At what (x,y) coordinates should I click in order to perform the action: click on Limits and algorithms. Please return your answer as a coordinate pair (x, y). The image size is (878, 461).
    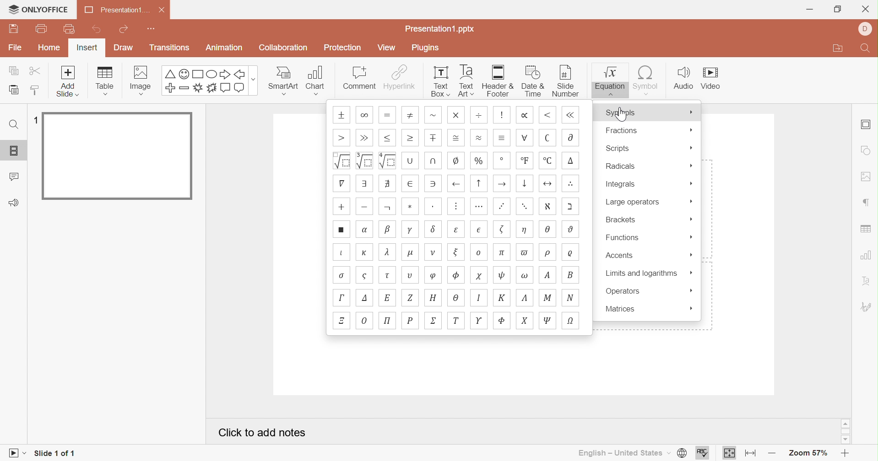
    Looking at the image, I should click on (649, 273).